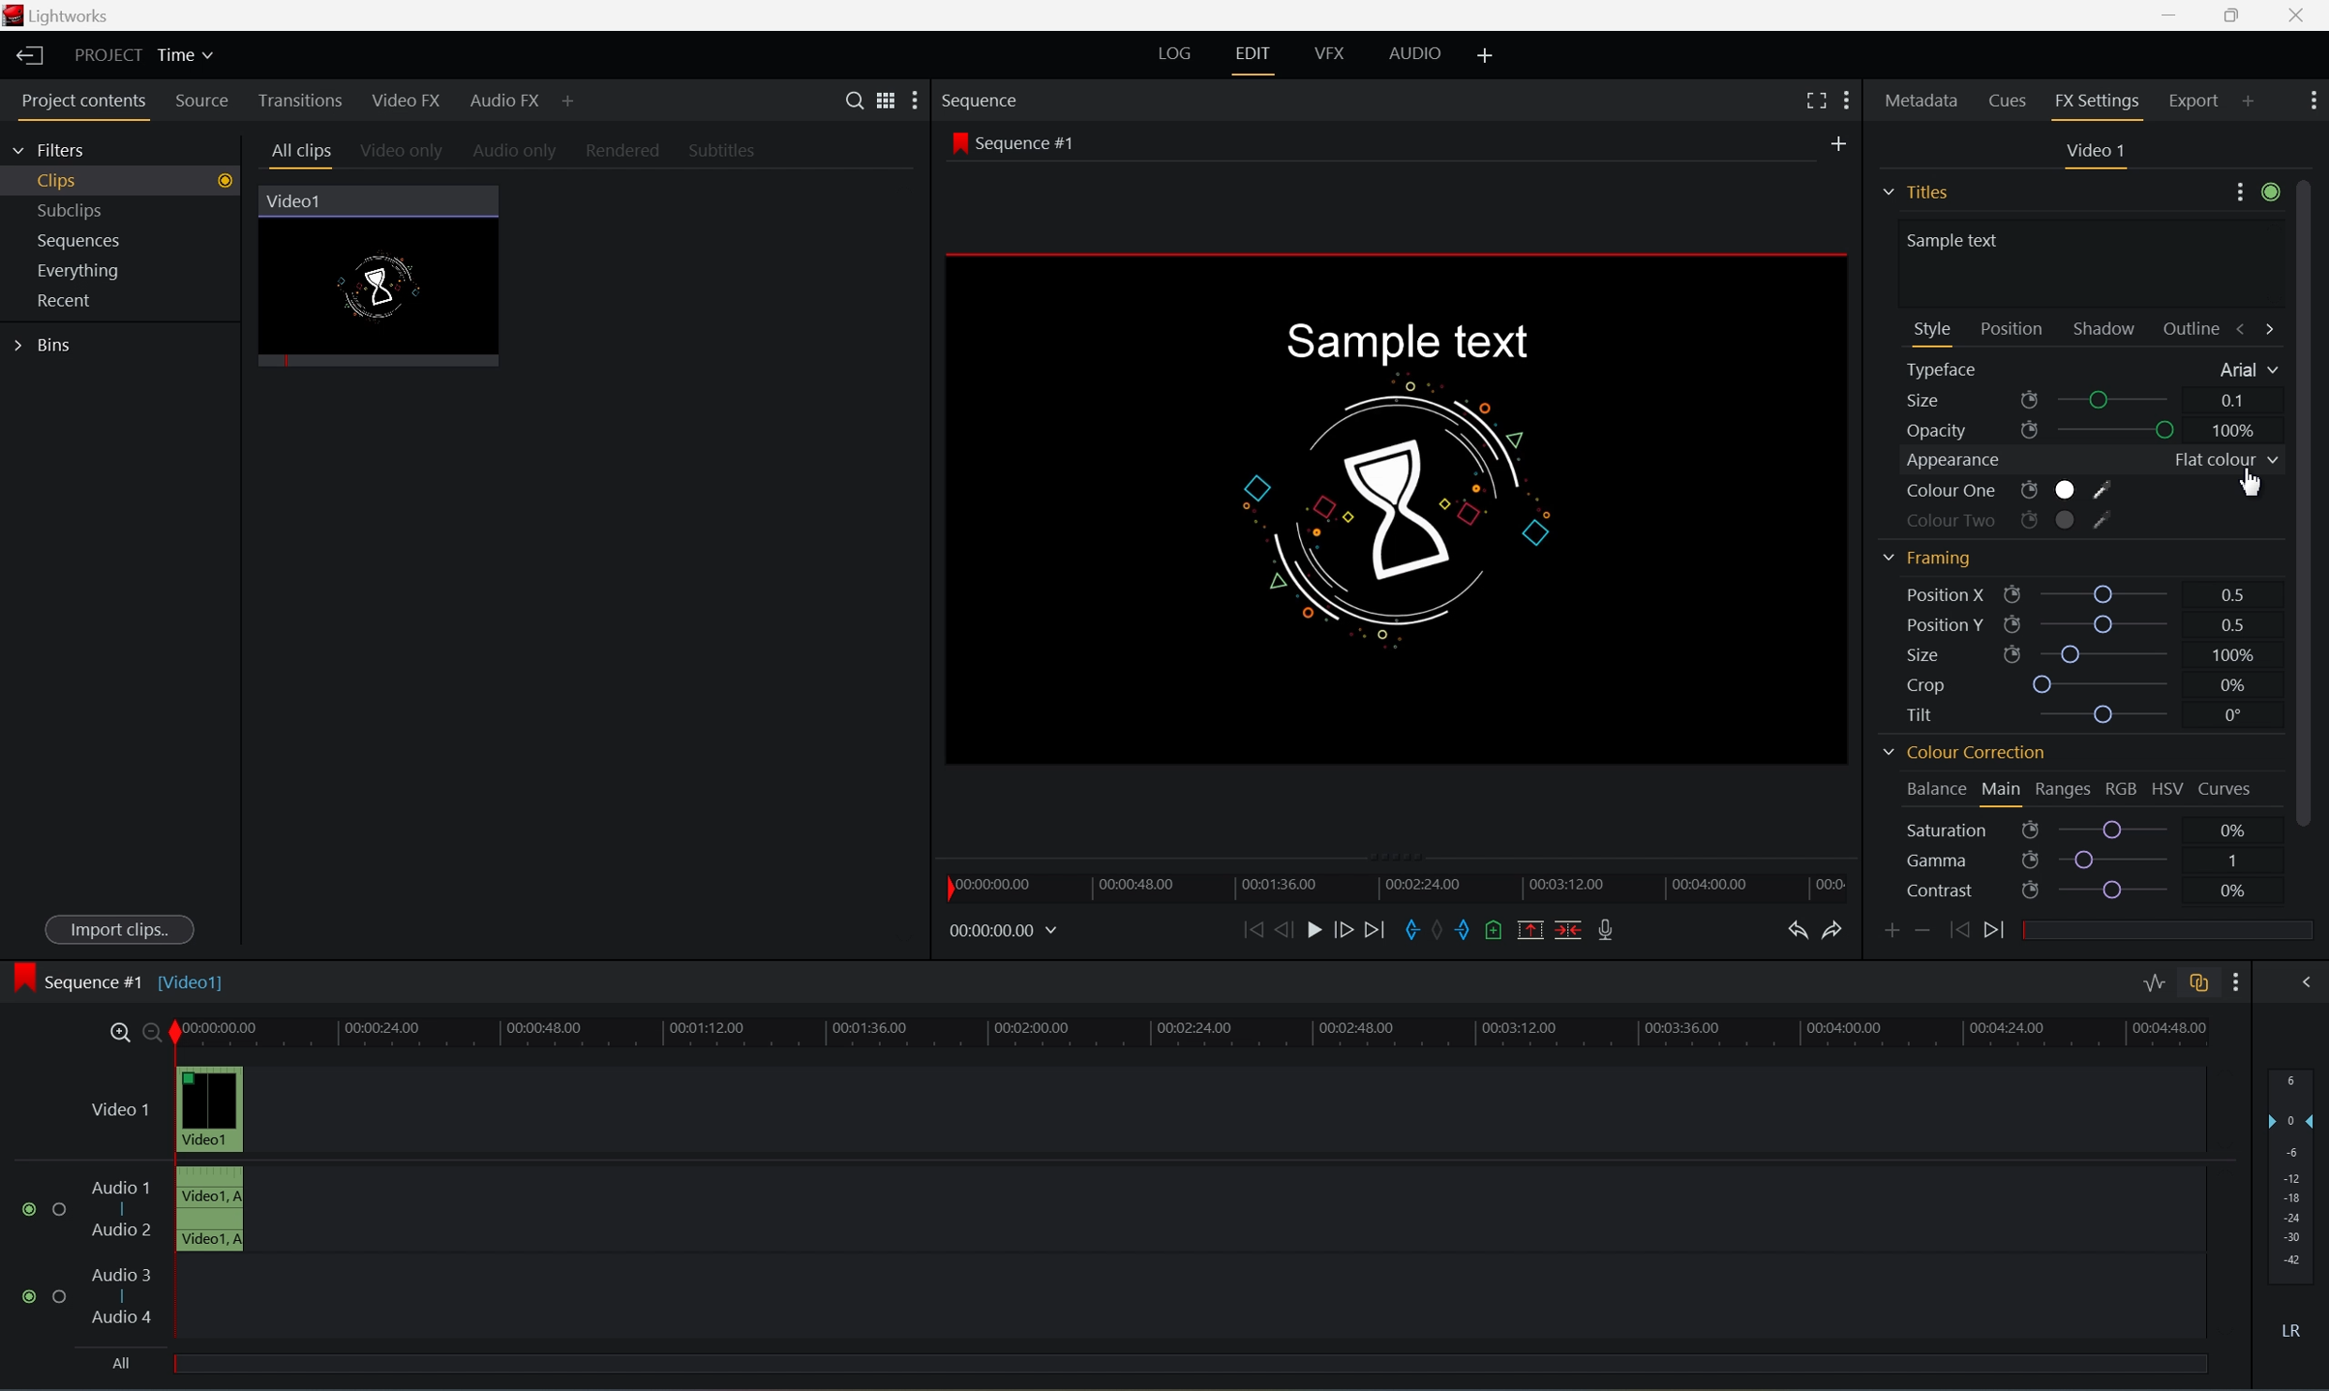 The image size is (2329, 1391). Describe the element at coordinates (2108, 653) in the screenshot. I see `slider` at that location.